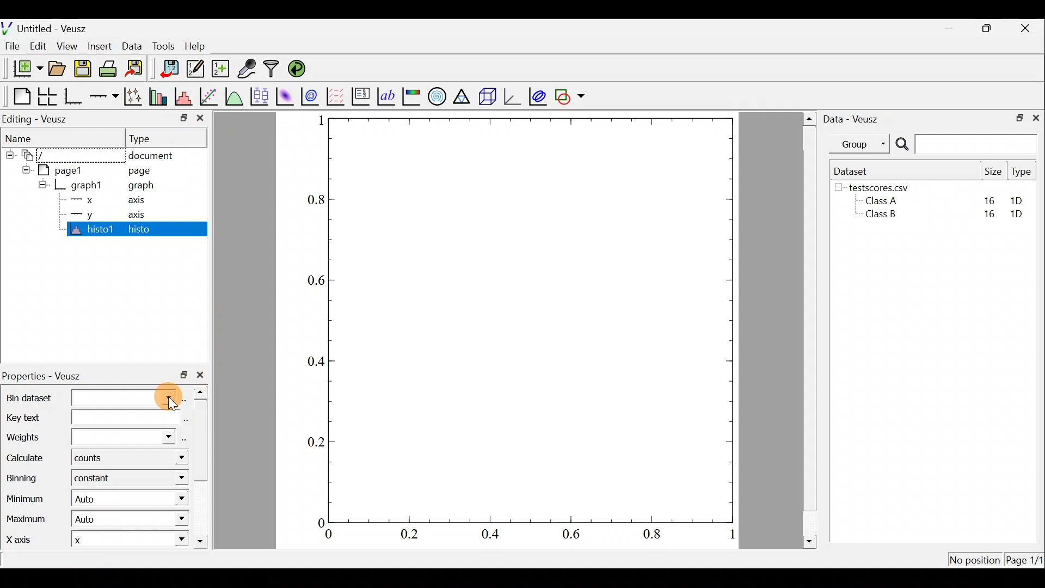 This screenshot has width=1045, height=588. Describe the element at coordinates (174, 479) in the screenshot. I see `Binning menu` at that location.